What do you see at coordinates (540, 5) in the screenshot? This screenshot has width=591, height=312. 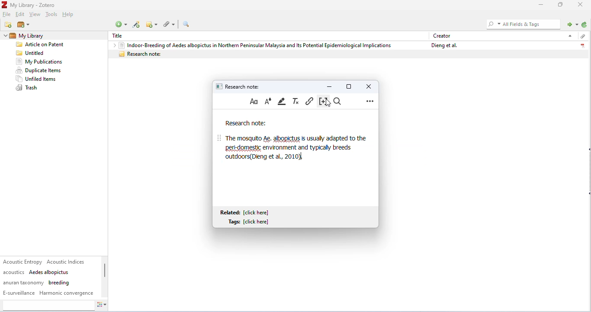 I see `minimize` at bounding box center [540, 5].